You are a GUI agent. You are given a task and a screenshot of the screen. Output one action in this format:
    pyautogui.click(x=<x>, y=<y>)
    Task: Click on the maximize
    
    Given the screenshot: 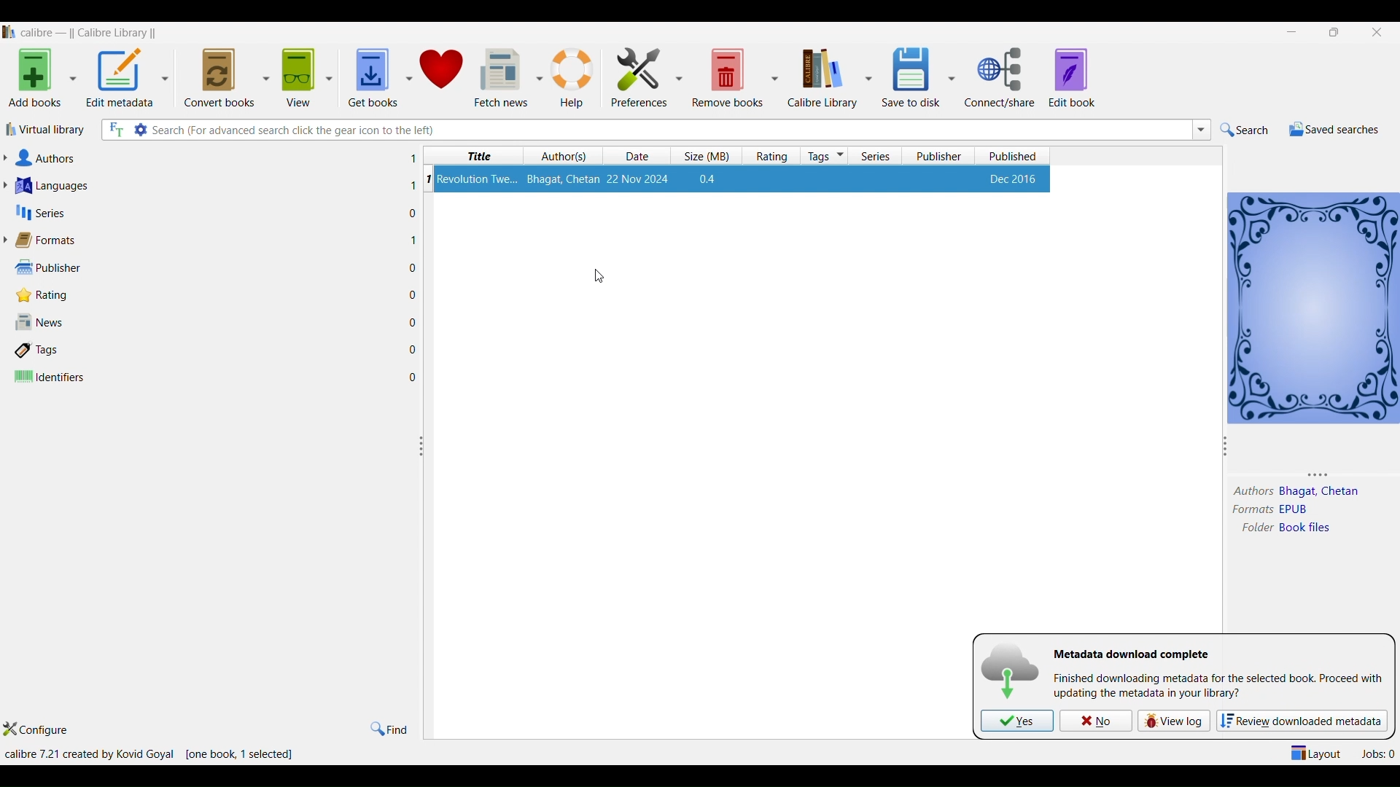 What is the action you would take?
    pyautogui.click(x=1332, y=31)
    